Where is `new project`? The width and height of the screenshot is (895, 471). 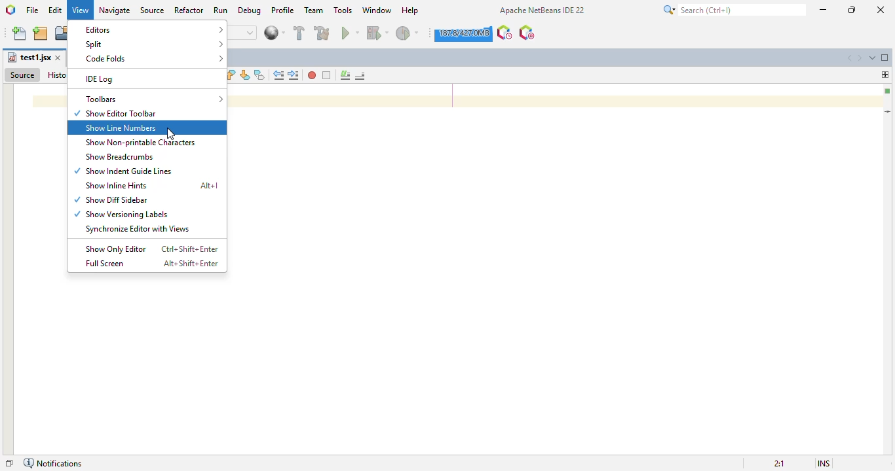 new project is located at coordinates (41, 33).